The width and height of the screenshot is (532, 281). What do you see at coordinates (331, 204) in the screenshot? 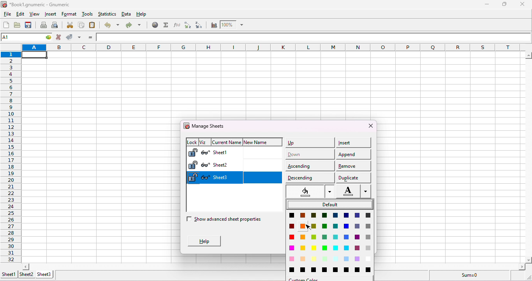
I see `default` at bounding box center [331, 204].